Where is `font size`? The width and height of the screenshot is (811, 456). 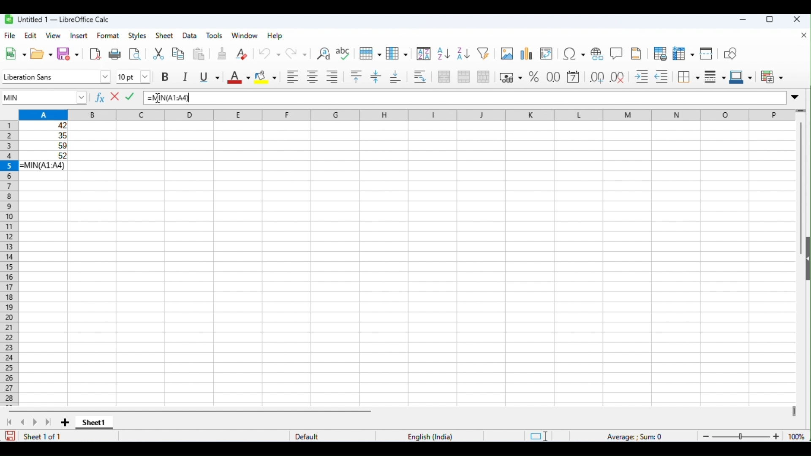 font size is located at coordinates (133, 76).